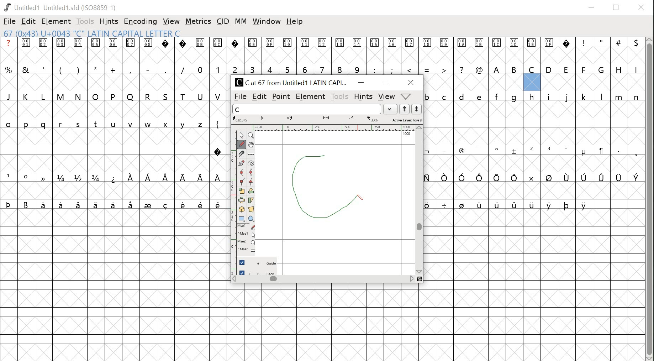 The height and width of the screenshot is (361, 654). What do you see at coordinates (247, 251) in the screenshot?
I see `mouse wheel + Ctrl` at bounding box center [247, 251].